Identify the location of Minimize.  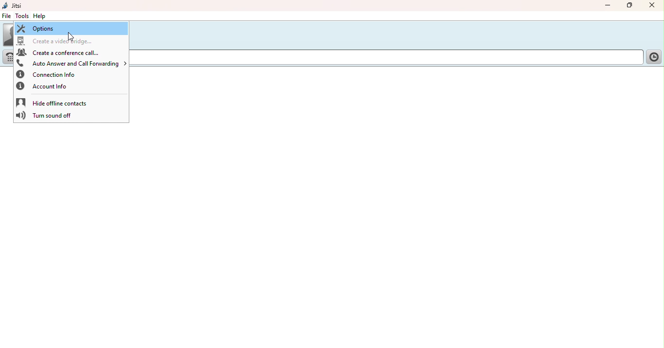
(605, 5).